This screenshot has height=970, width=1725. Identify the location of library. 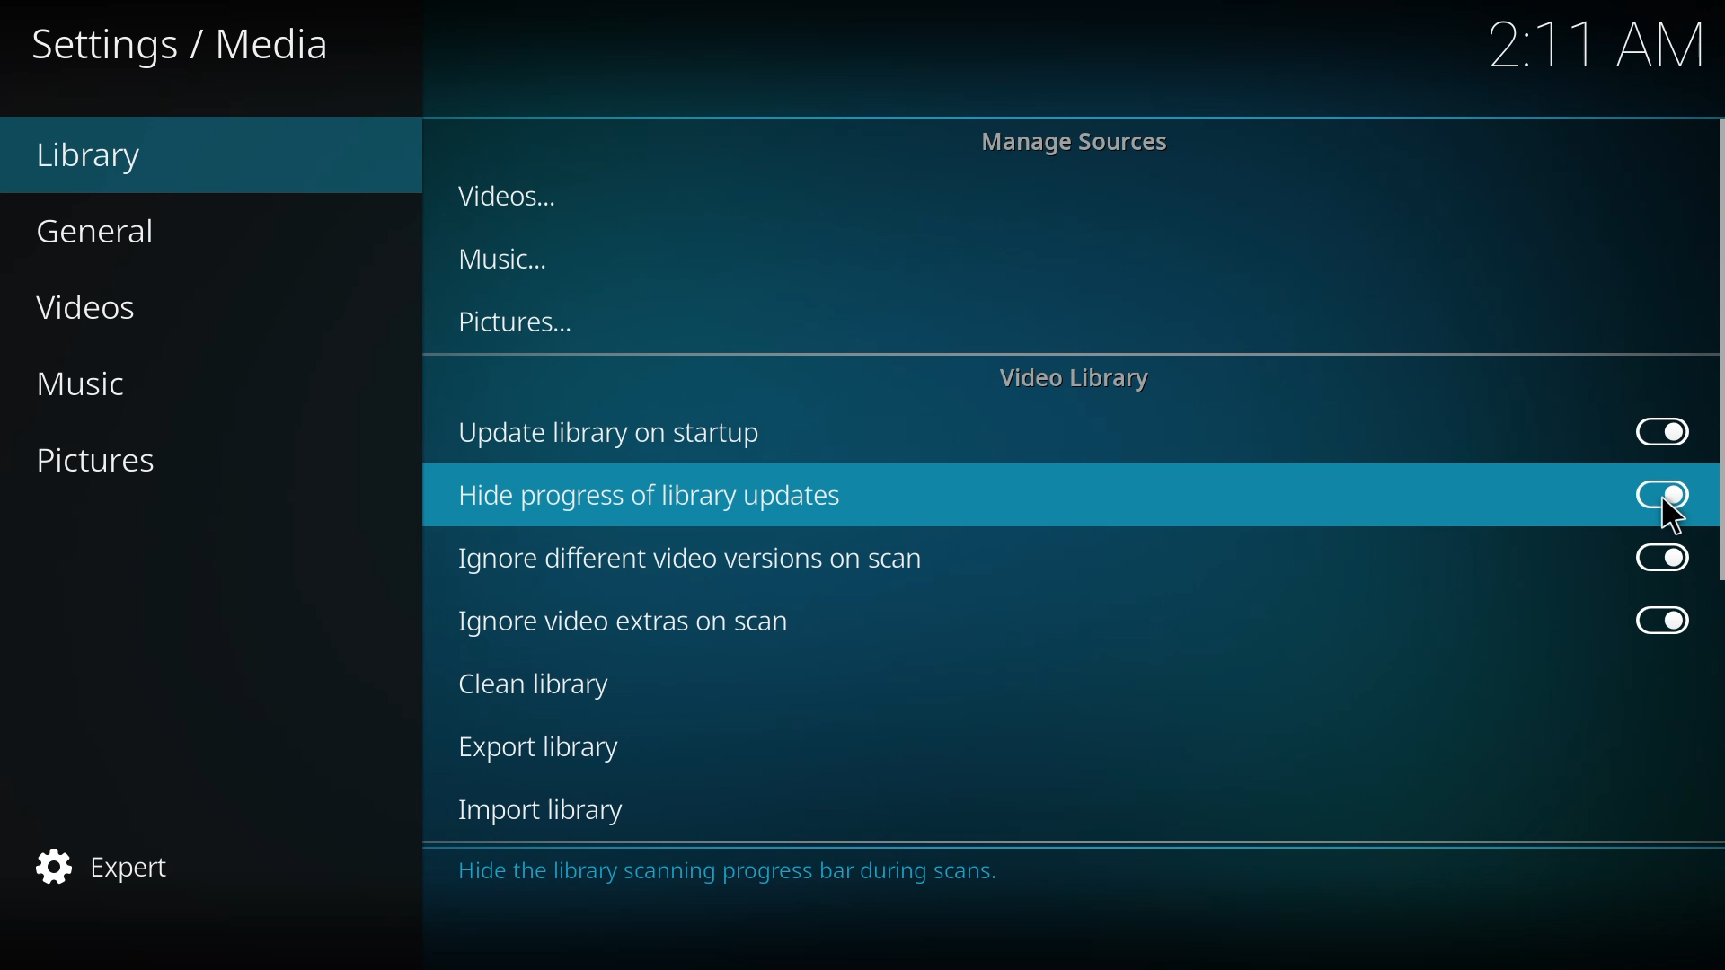
(120, 156).